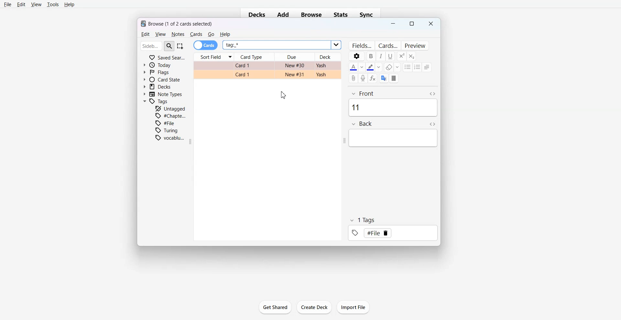 This screenshot has height=320, width=621. Describe the element at coordinates (267, 70) in the screenshot. I see `Card File` at that location.